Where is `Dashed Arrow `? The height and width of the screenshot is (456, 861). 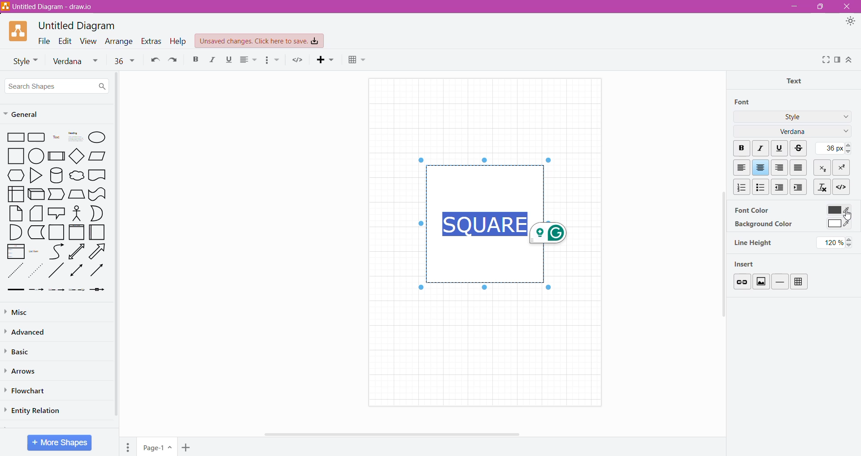
Dashed Arrow  is located at coordinates (36, 289).